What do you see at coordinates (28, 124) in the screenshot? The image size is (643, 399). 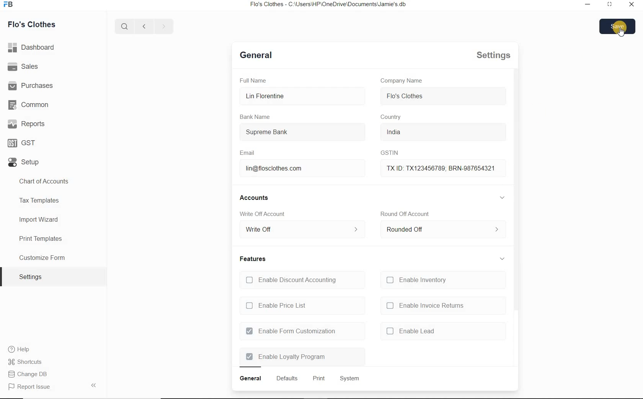 I see `Reports` at bounding box center [28, 124].